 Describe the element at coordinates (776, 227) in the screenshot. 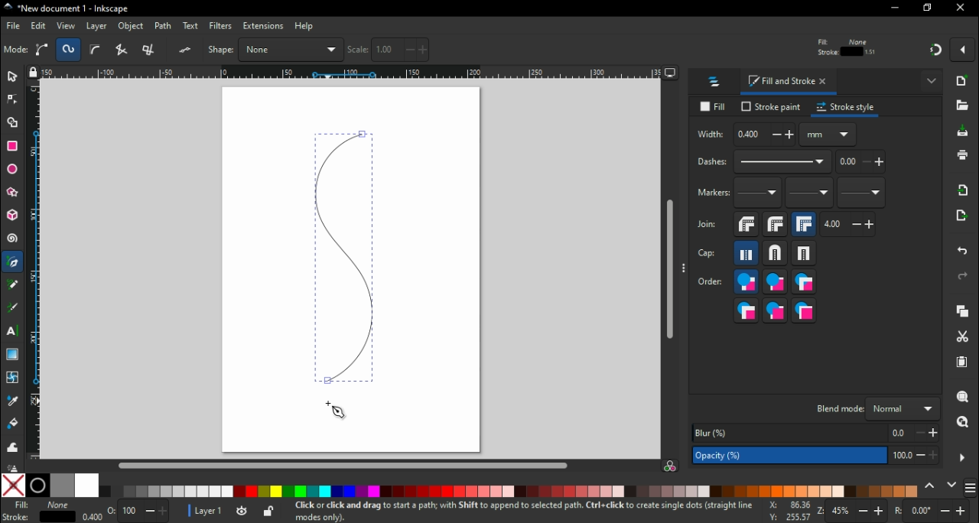

I see `round` at that location.